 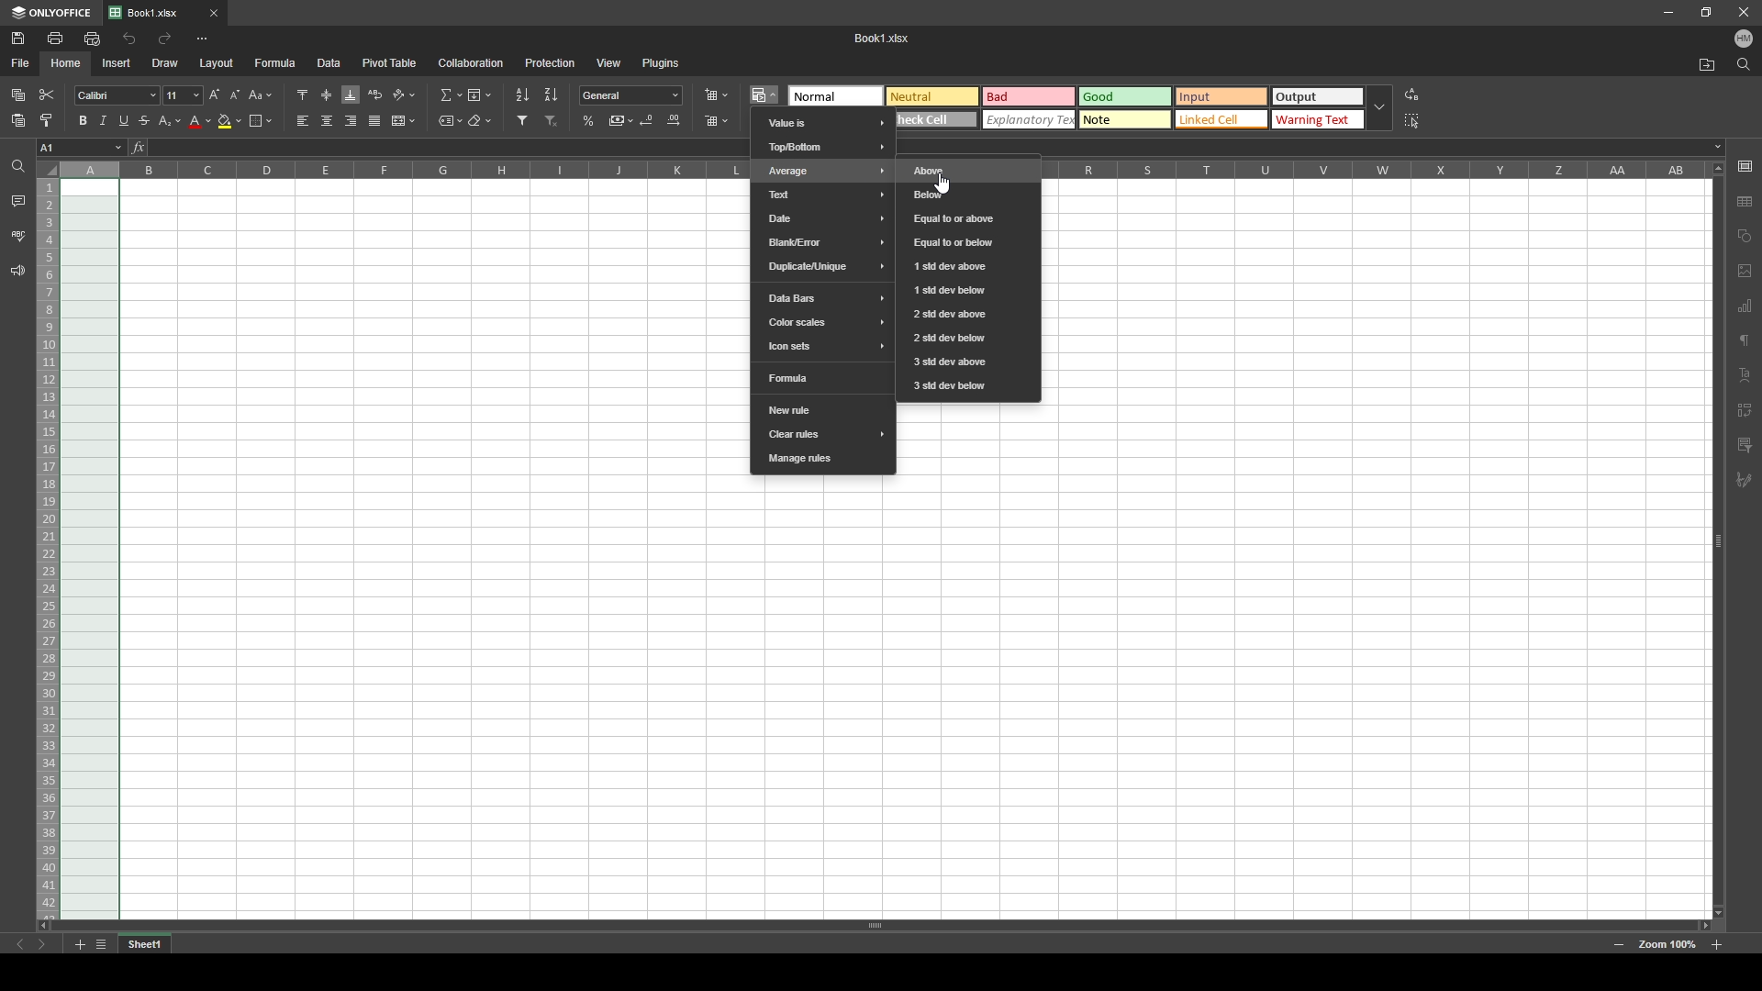 I want to click on open file location, so click(x=1708, y=66).